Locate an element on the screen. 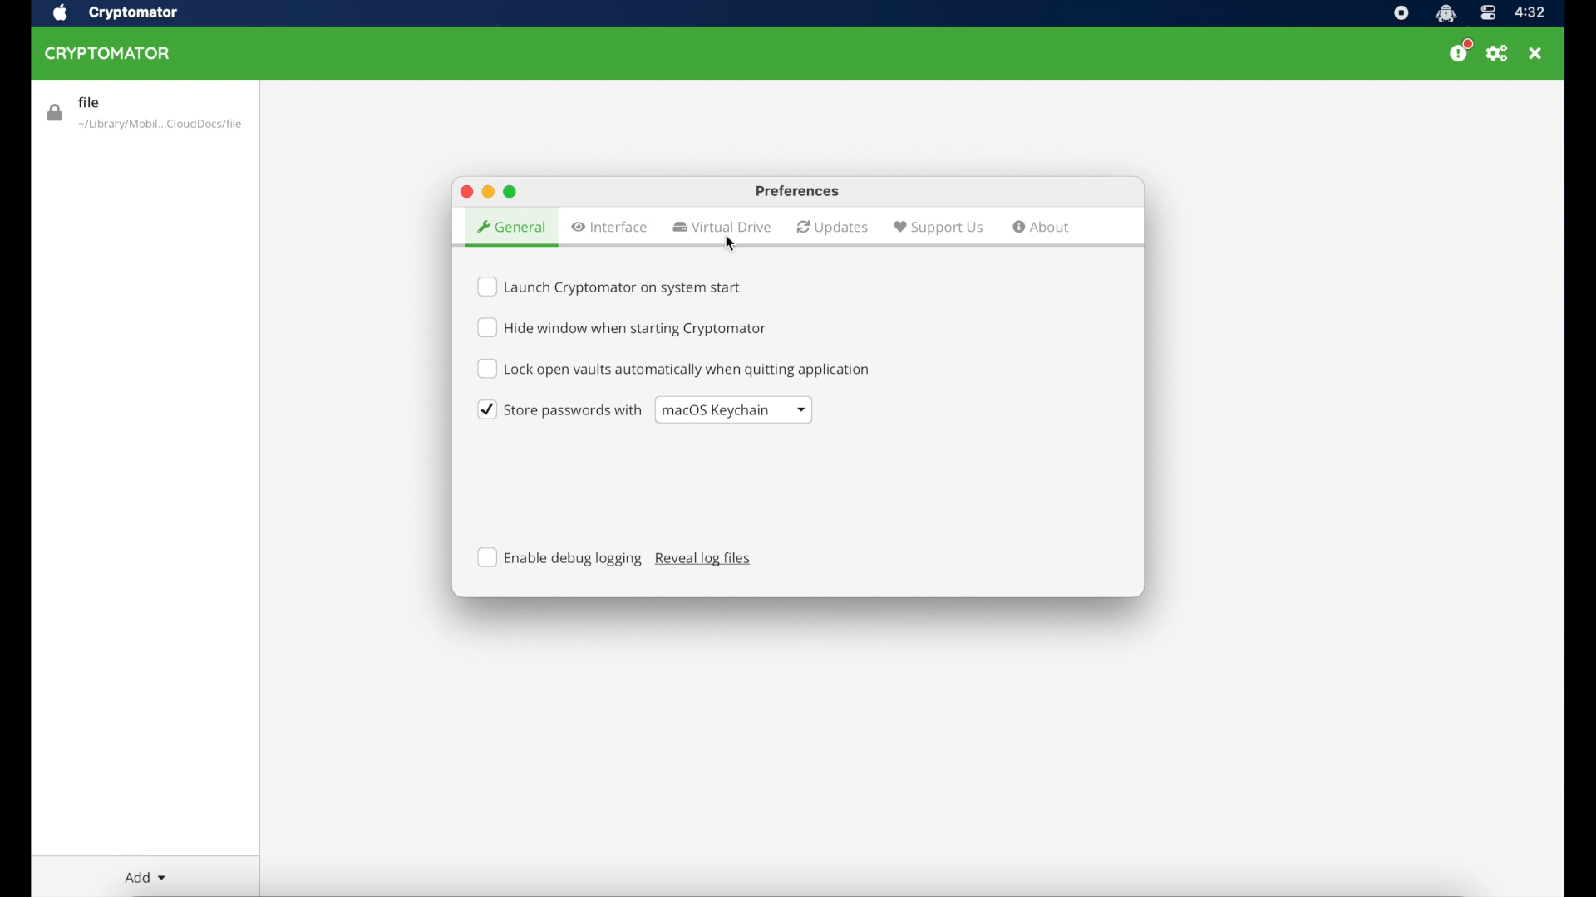 Image resolution: width=1596 pixels, height=897 pixels. checkbox is located at coordinates (615, 287).